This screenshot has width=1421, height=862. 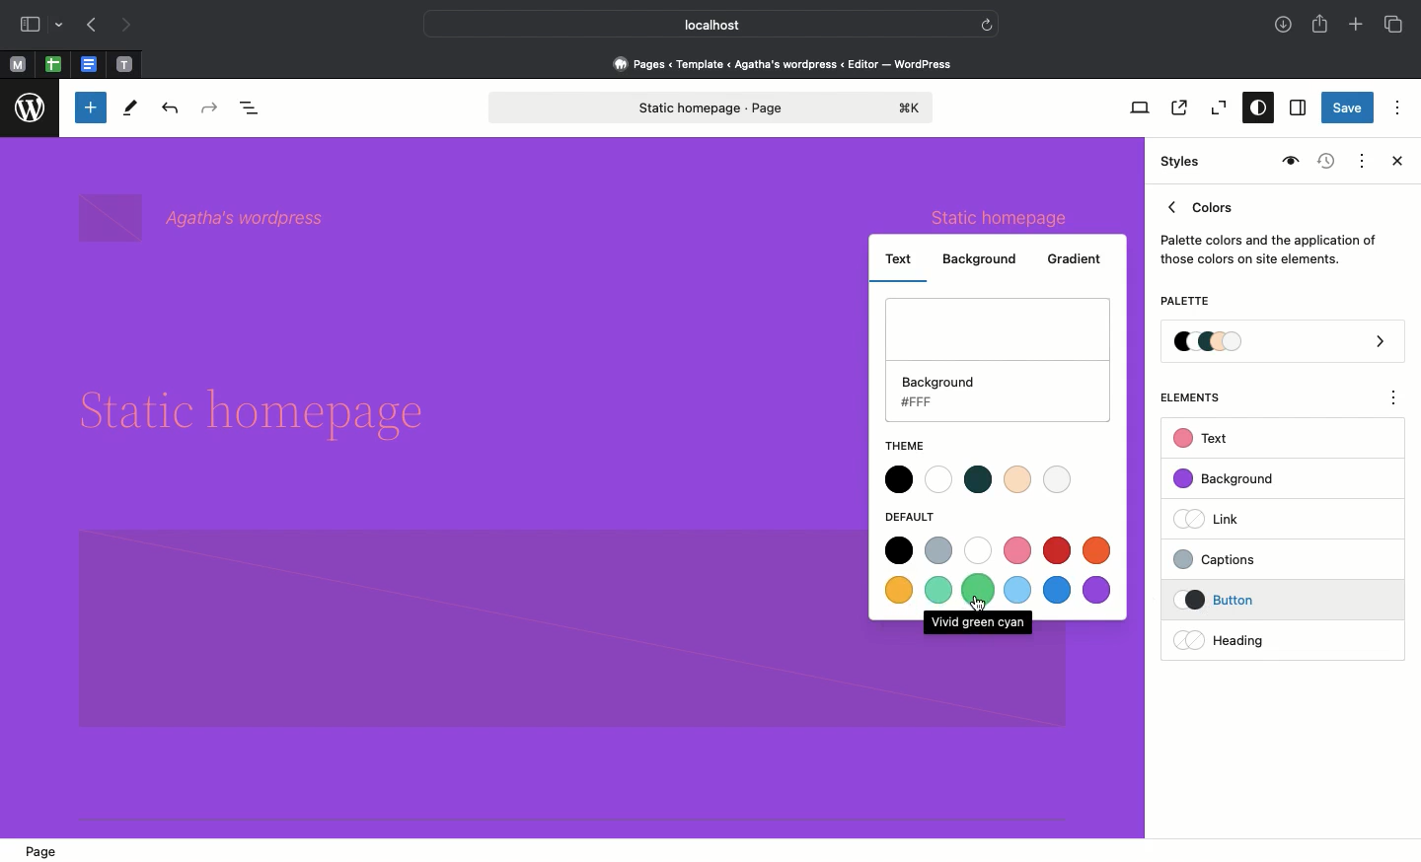 I want to click on Revisions, so click(x=1323, y=163).